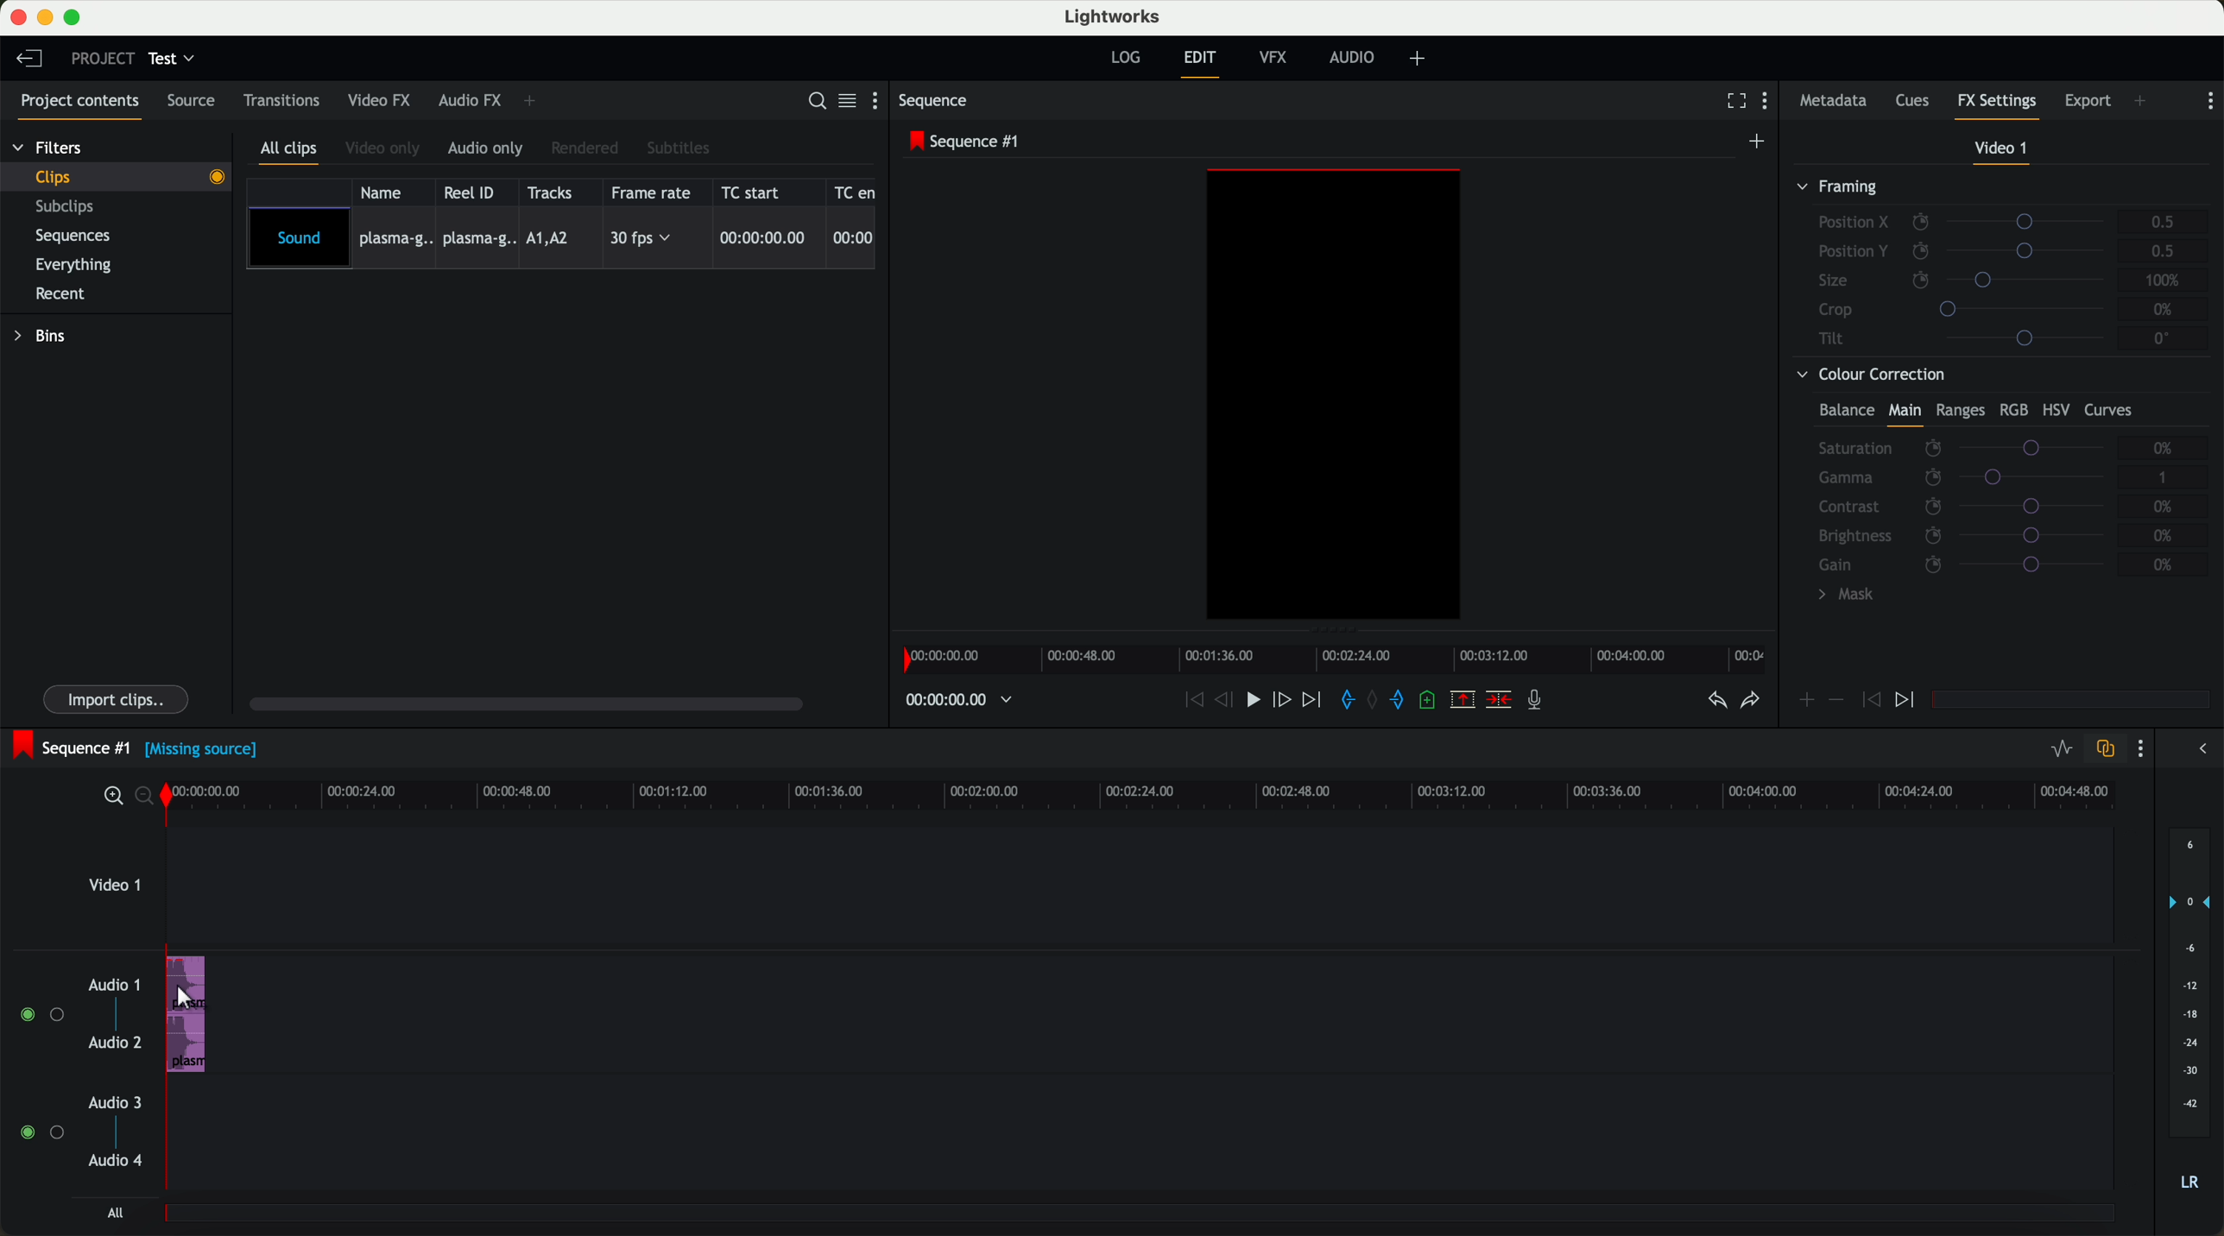  What do you see at coordinates (1334, 397) in the screenshot?
I see `workspace` at bounding box center [1334, 397].